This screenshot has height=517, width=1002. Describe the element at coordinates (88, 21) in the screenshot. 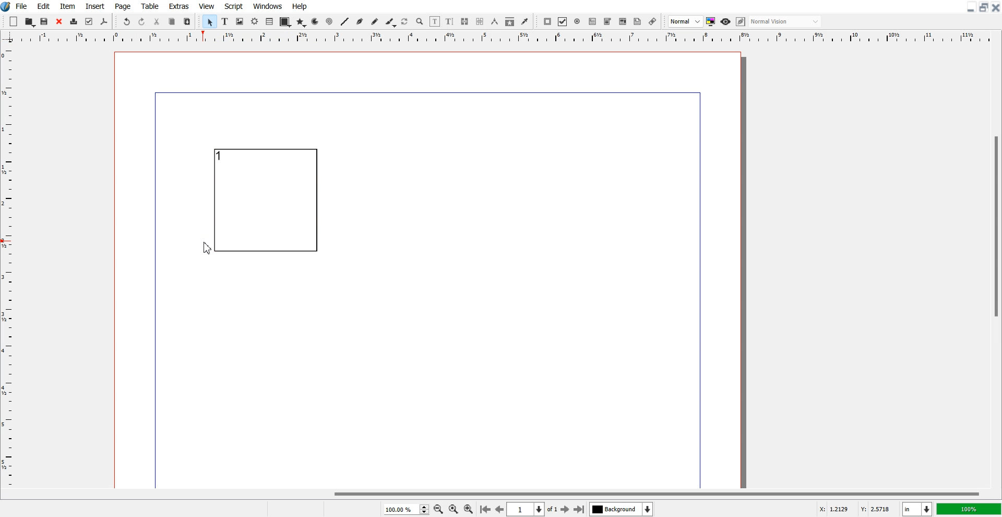

I see `Preflight verifier` at that location.